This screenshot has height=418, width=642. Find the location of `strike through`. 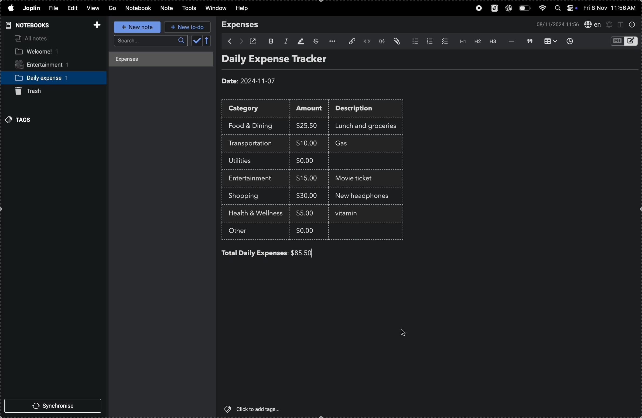

strike through is located at coordinates (315, 41).